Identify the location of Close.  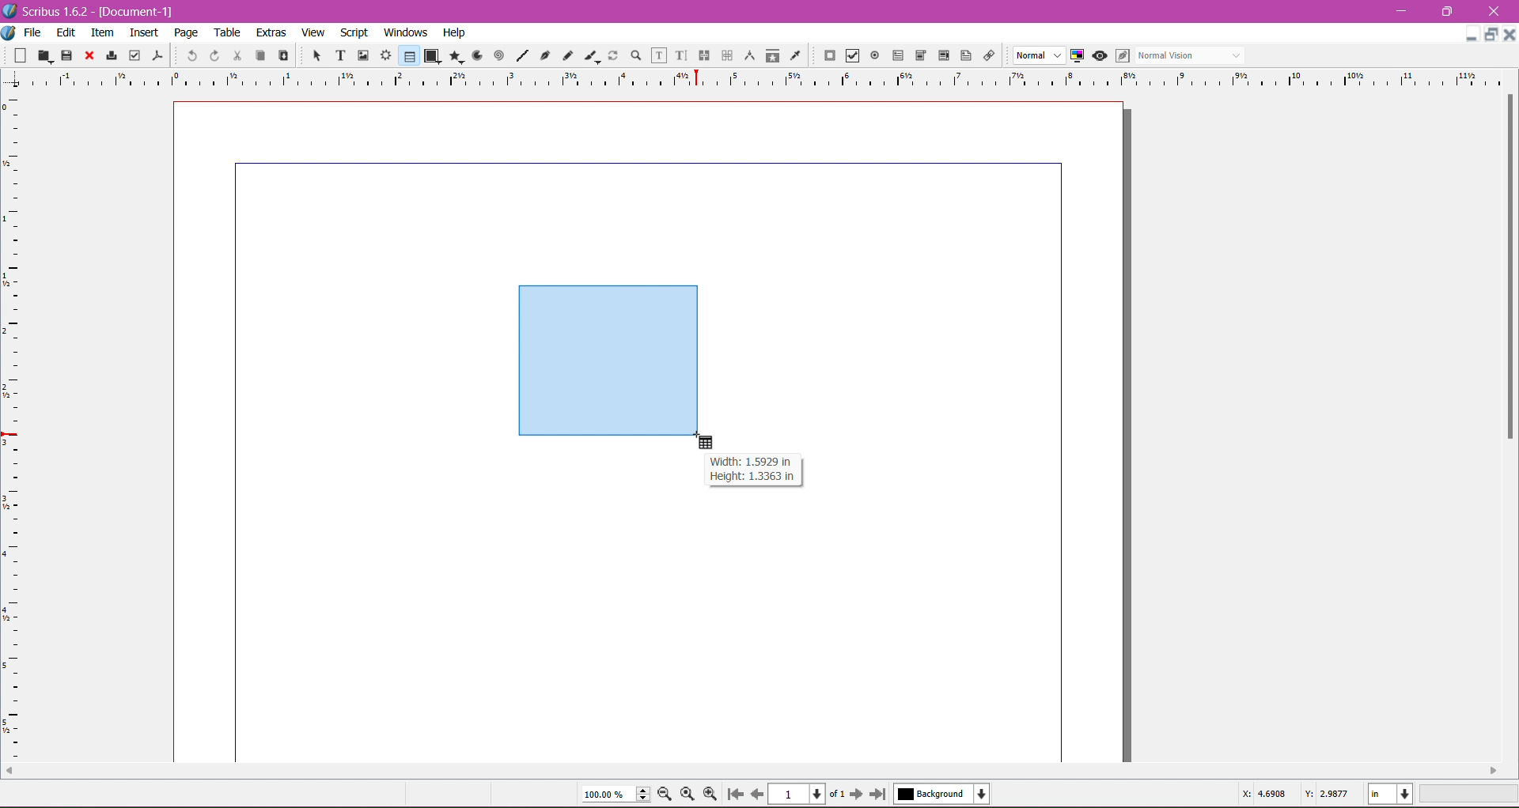
(1494, 12).